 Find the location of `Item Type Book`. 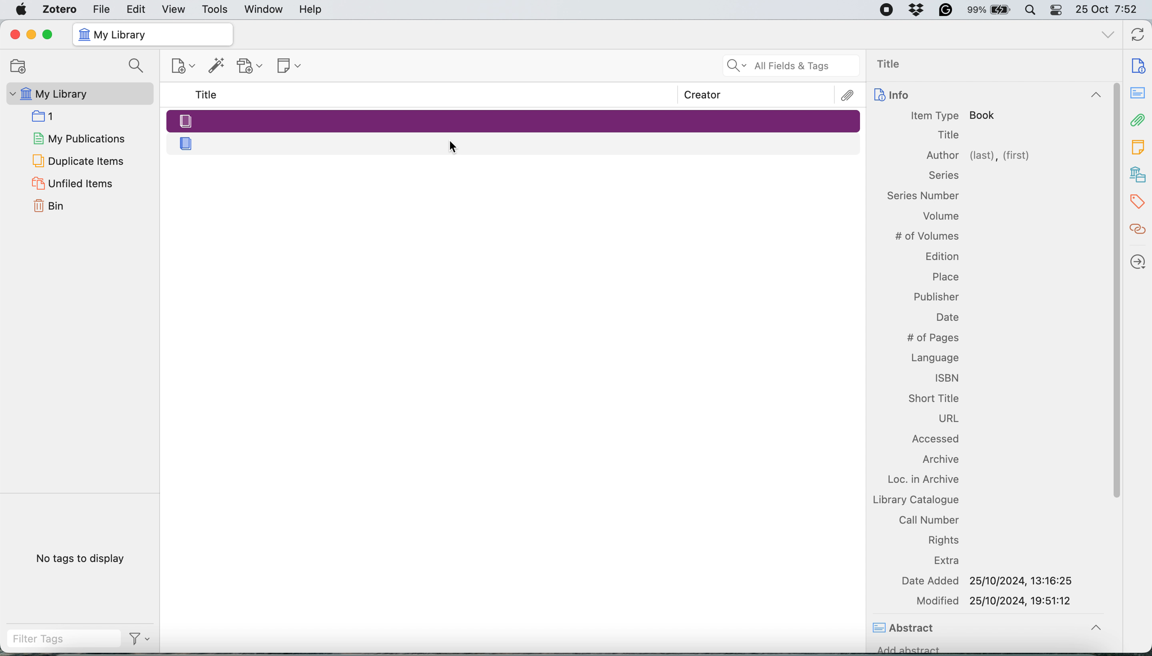

Item Type Book is located at coordinates (953, 116).